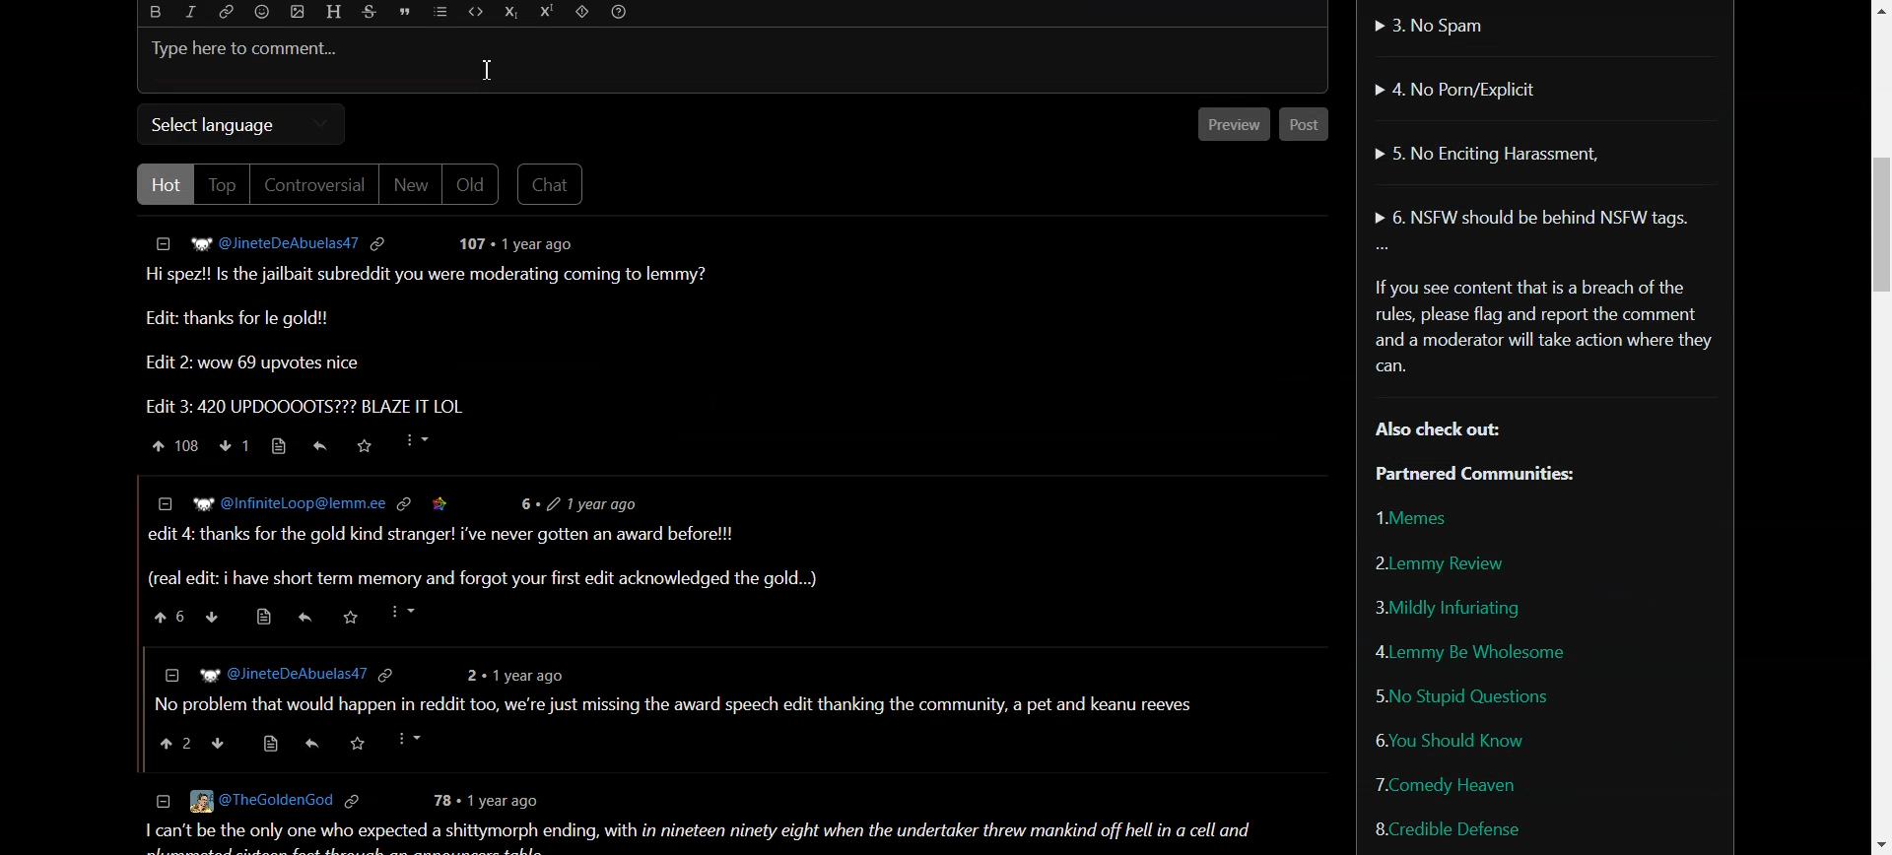 The image size is (1892, 855). Describe the element at coordinates (212, 617) in the screenshot. I see `downvote` at that location.